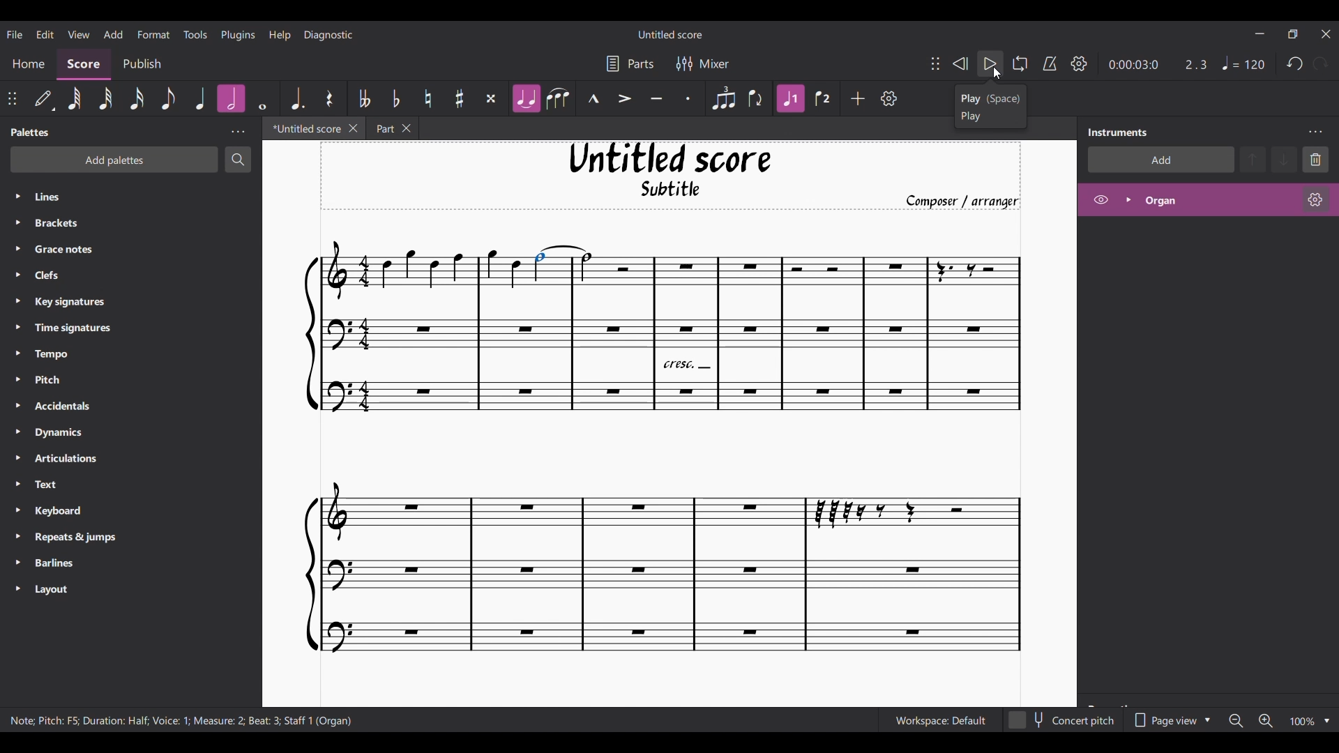  Describe the element at coordinates (15, 34) in the screenshot. I see `File menu` at that location.